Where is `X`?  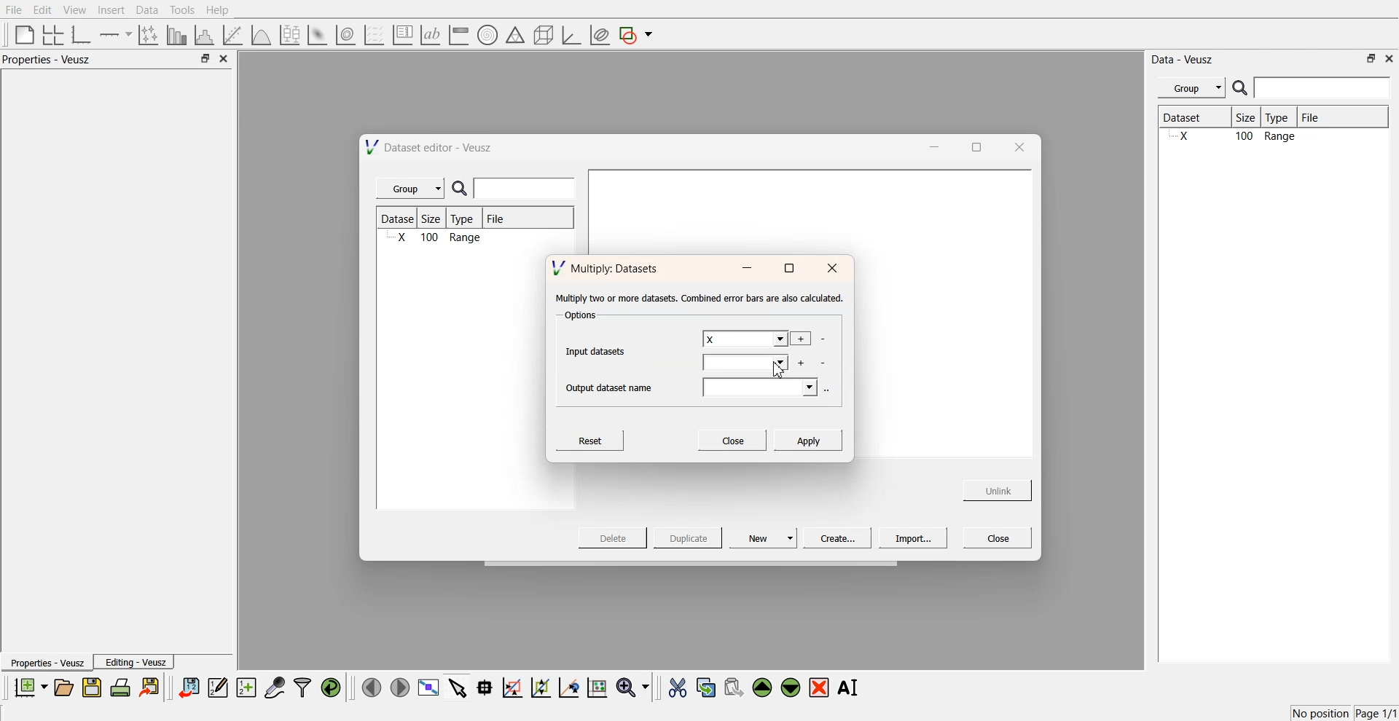 X is located at coordinates (744, 339).